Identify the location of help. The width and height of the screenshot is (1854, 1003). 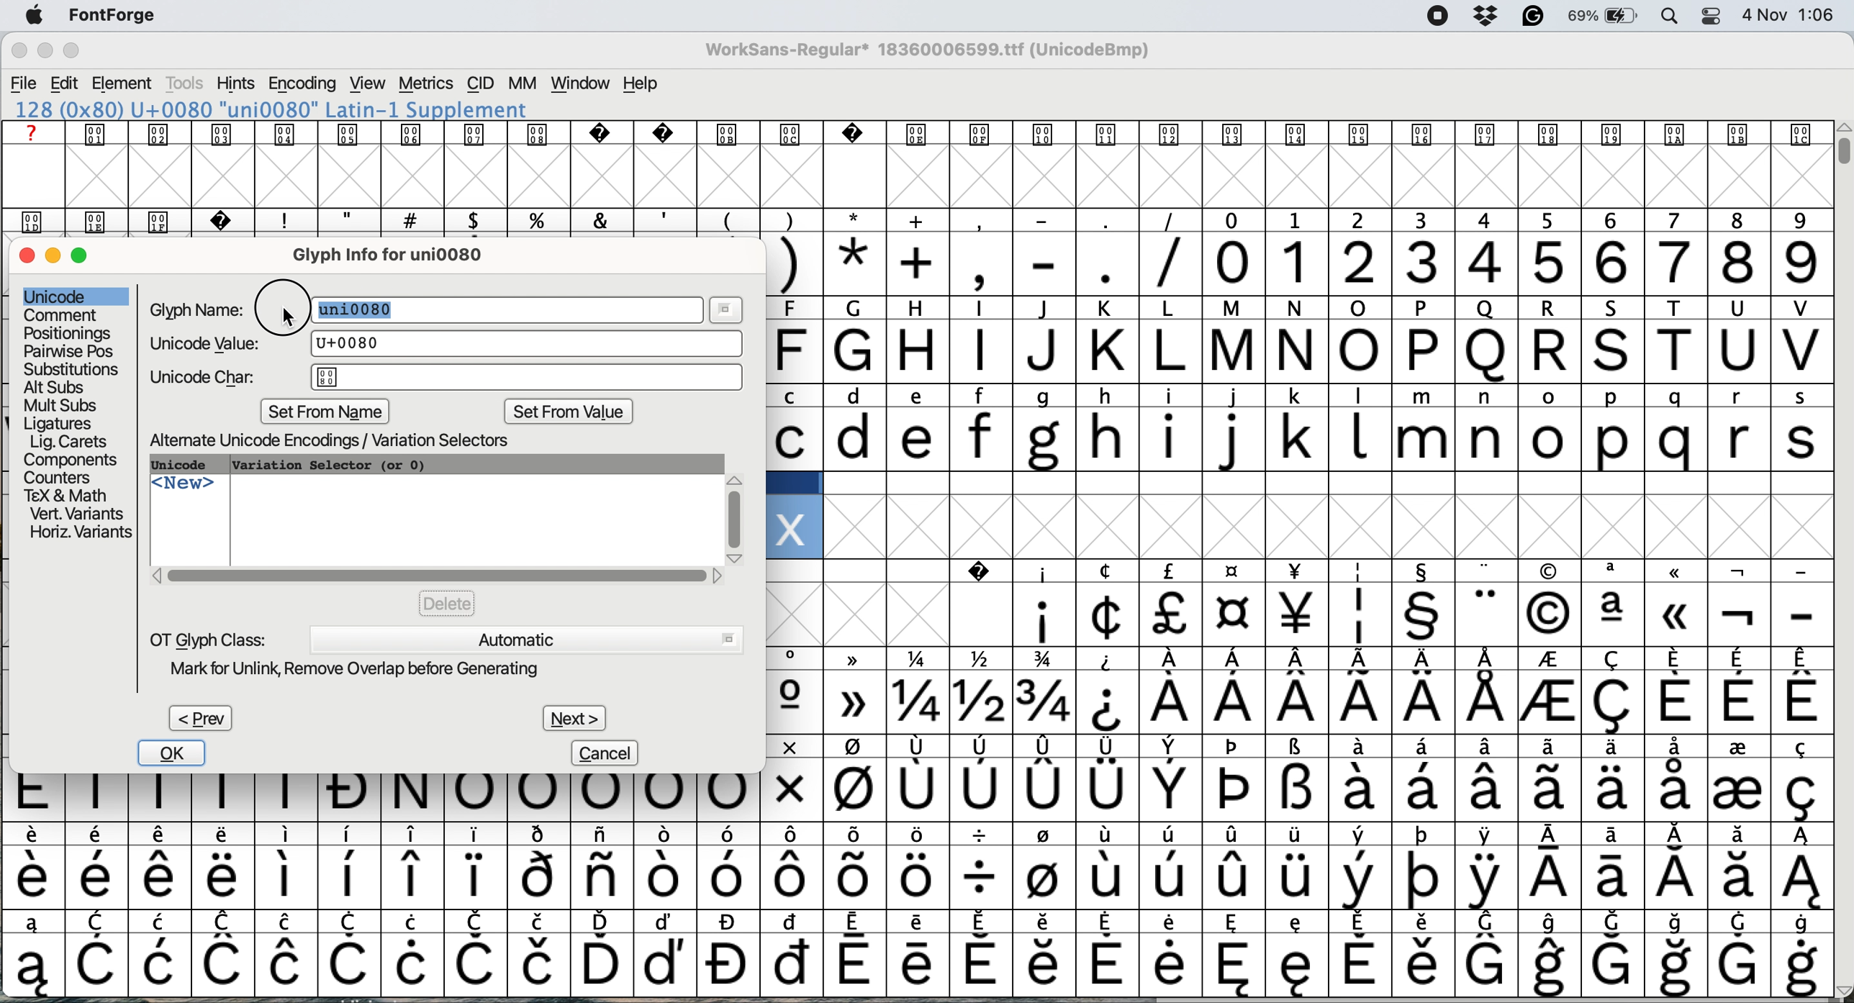
(642, 84).